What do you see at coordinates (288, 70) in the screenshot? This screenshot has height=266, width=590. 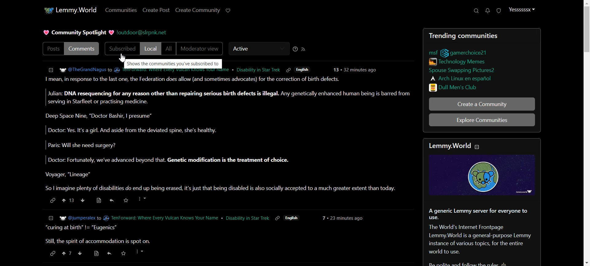 I see `copy` at bounding box center [288, 70].